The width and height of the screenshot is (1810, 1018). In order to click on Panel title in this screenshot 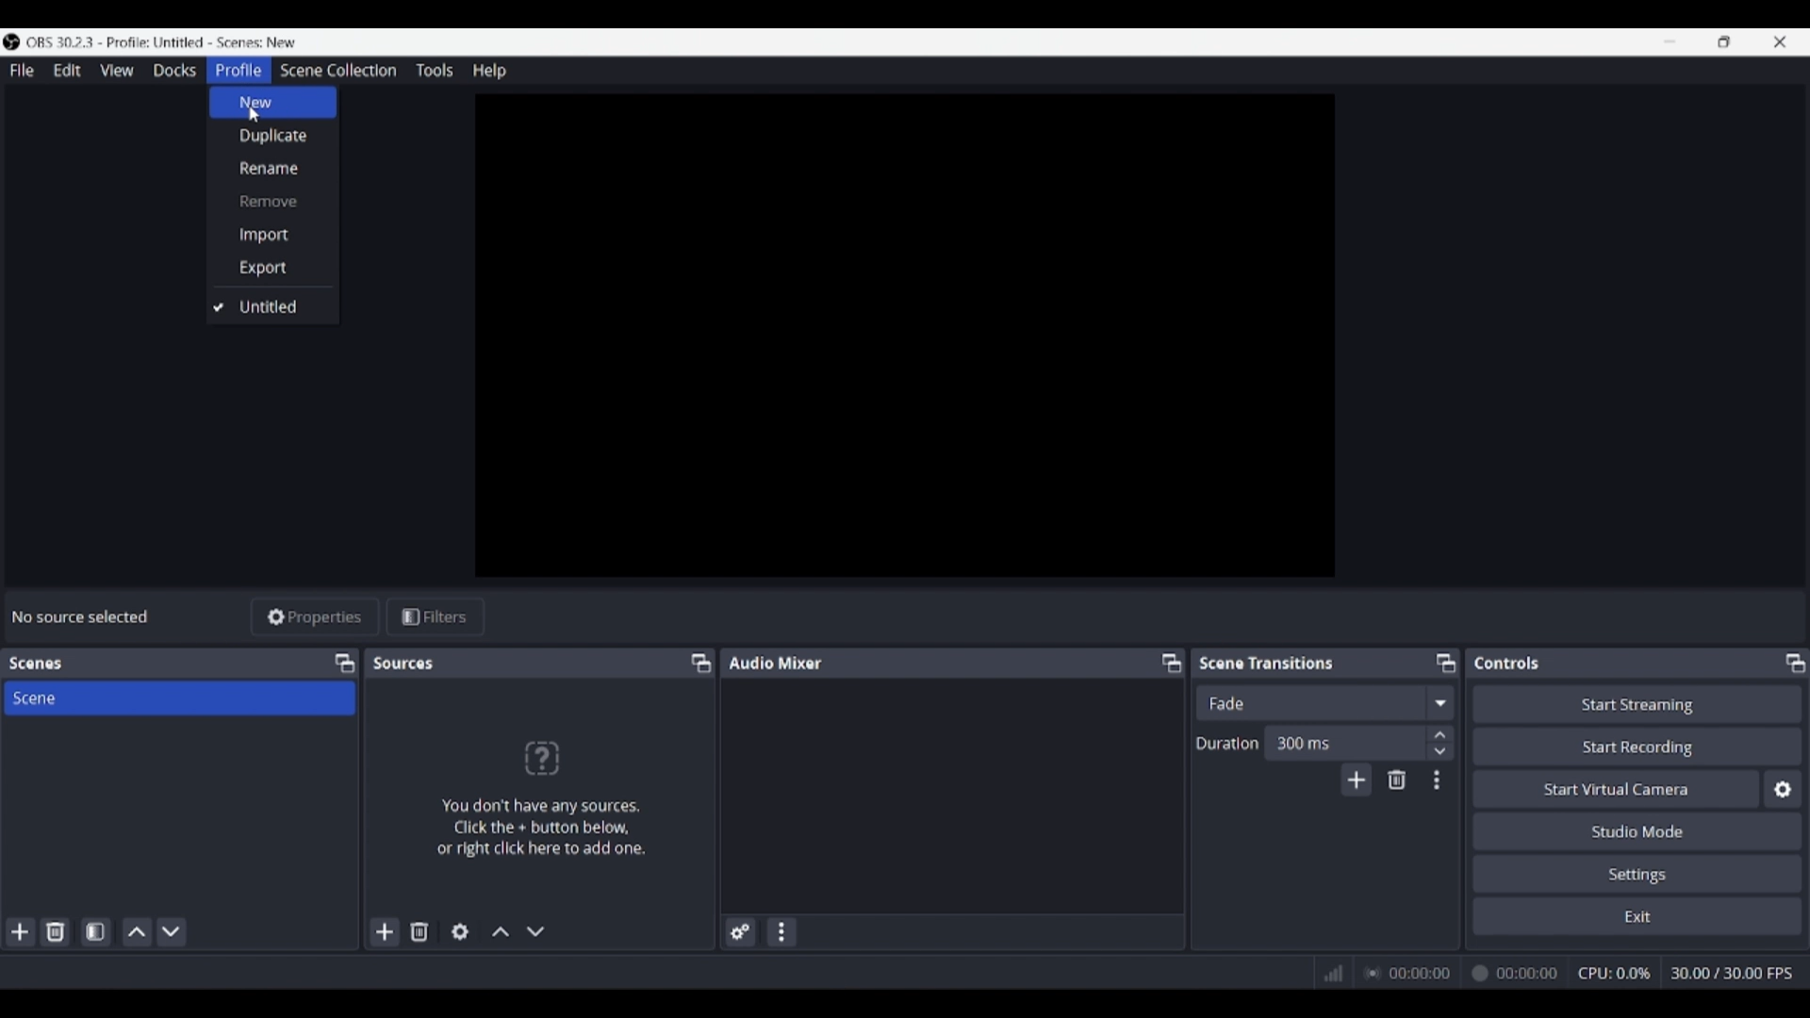, I will do `click(776, 662)`.